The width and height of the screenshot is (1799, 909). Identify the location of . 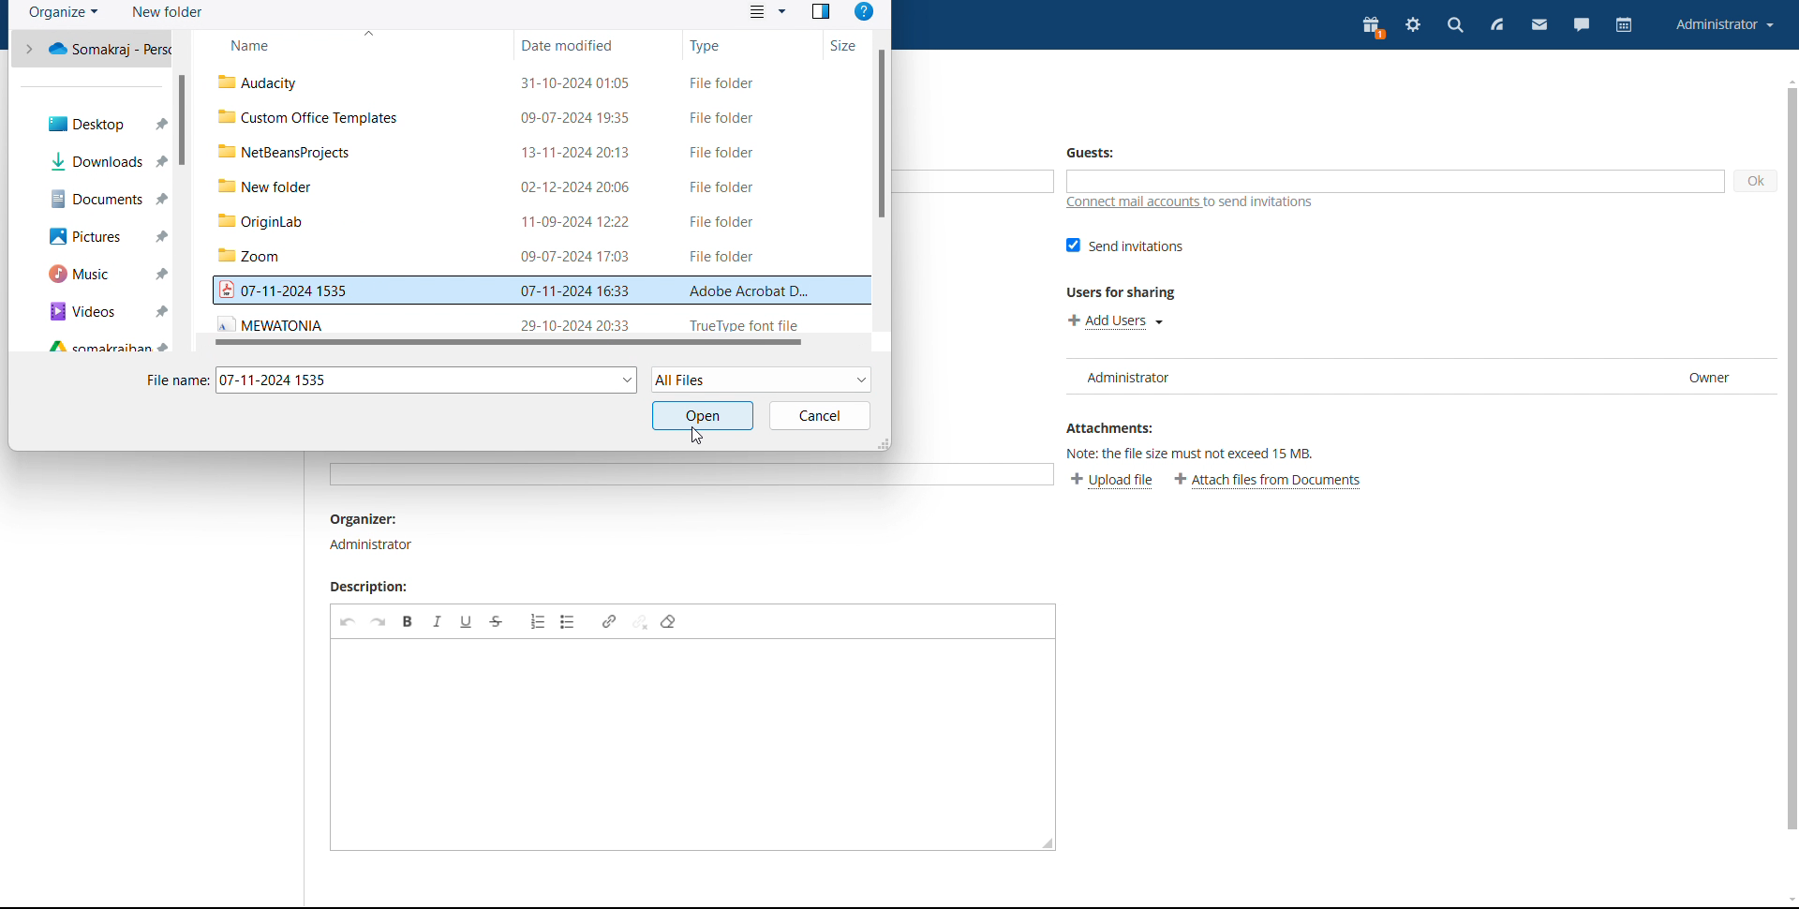
(516, 261).